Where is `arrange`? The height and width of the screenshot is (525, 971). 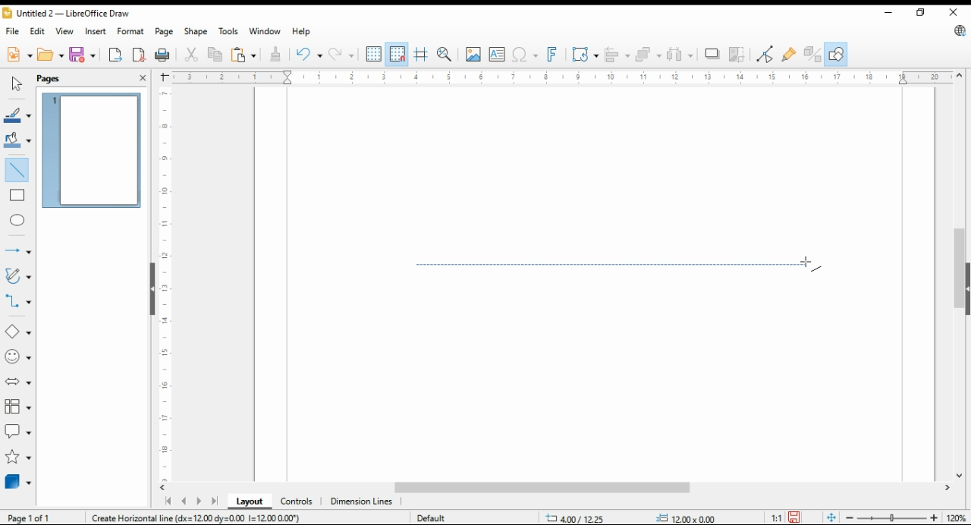 arrange is located at coordinates (646, 53).